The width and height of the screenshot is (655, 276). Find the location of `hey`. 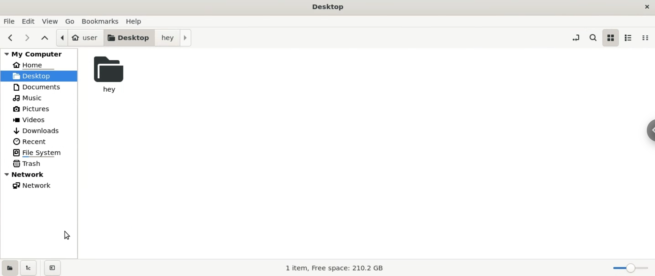

hey is located at coordinates (108, 73).